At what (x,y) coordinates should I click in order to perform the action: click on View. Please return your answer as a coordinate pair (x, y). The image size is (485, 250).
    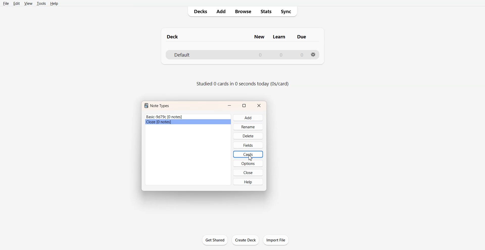
    Looking at the image, I should click on (28, 3).